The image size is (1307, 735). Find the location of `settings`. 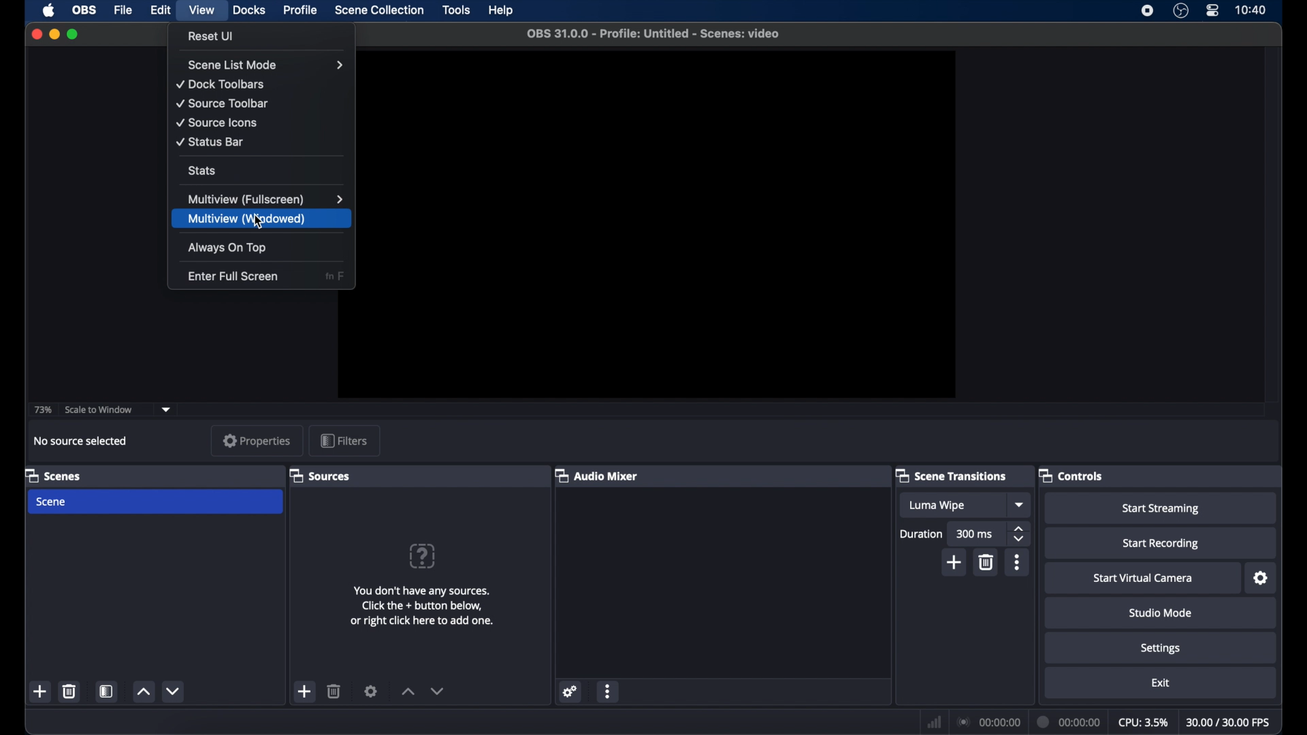

settings is located at coordinates (1261, 578).